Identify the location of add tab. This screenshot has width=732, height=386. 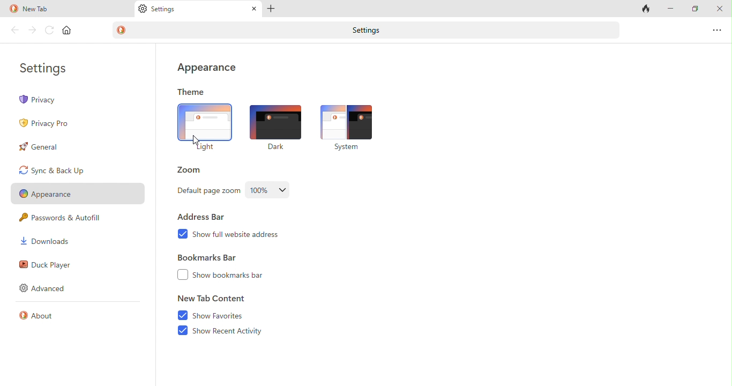
(273, 9).